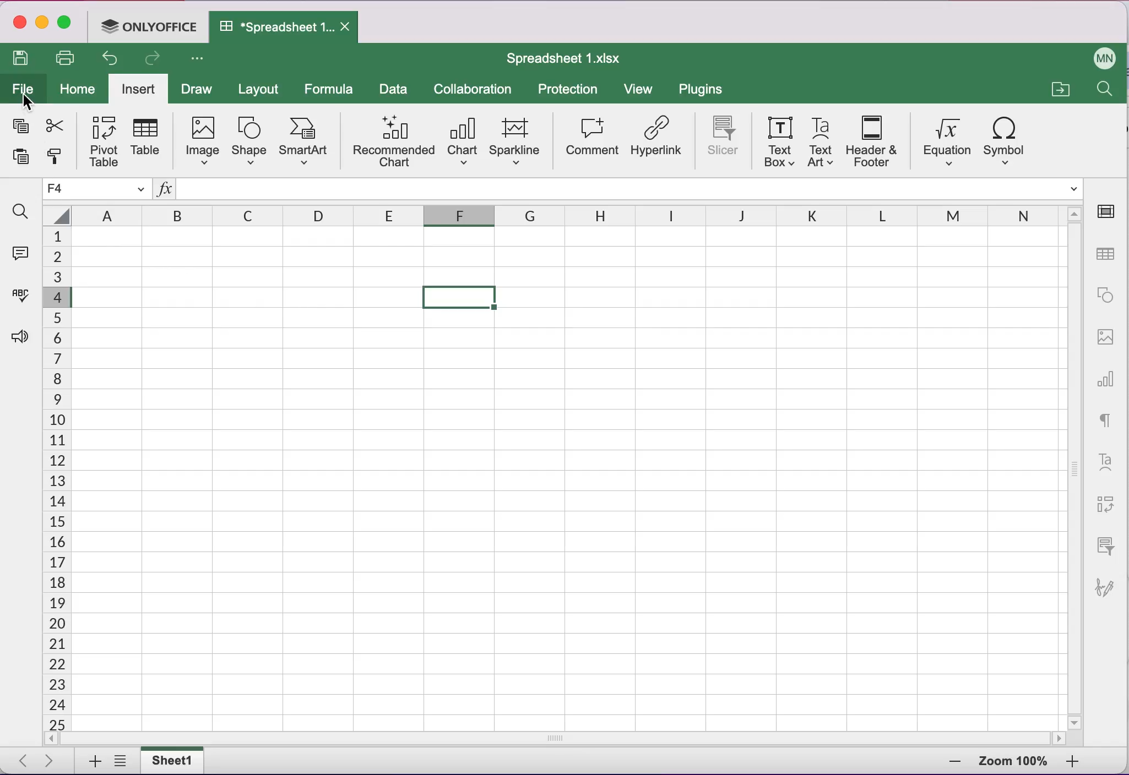 The height and width of the screenshot is (775, 1129). What do you see at coordinates (138, 87) in the screenshot?
I see `insert` at bounding box center [138, 87].